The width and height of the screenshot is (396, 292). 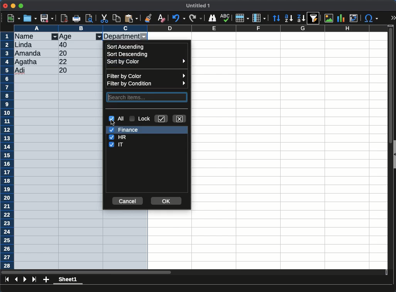 I want to click on sort by color, so click(x=146, y=63).